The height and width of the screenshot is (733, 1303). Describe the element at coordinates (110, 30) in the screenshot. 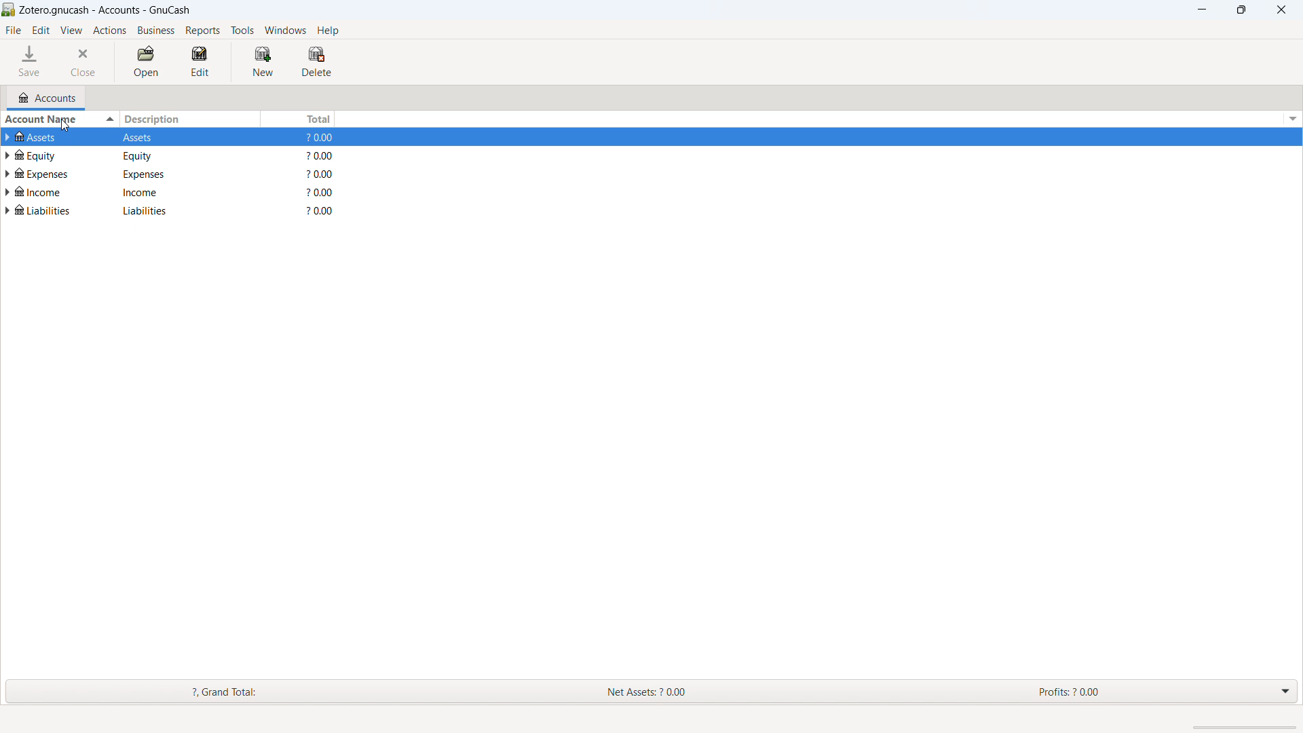

I see `actions` at that location.